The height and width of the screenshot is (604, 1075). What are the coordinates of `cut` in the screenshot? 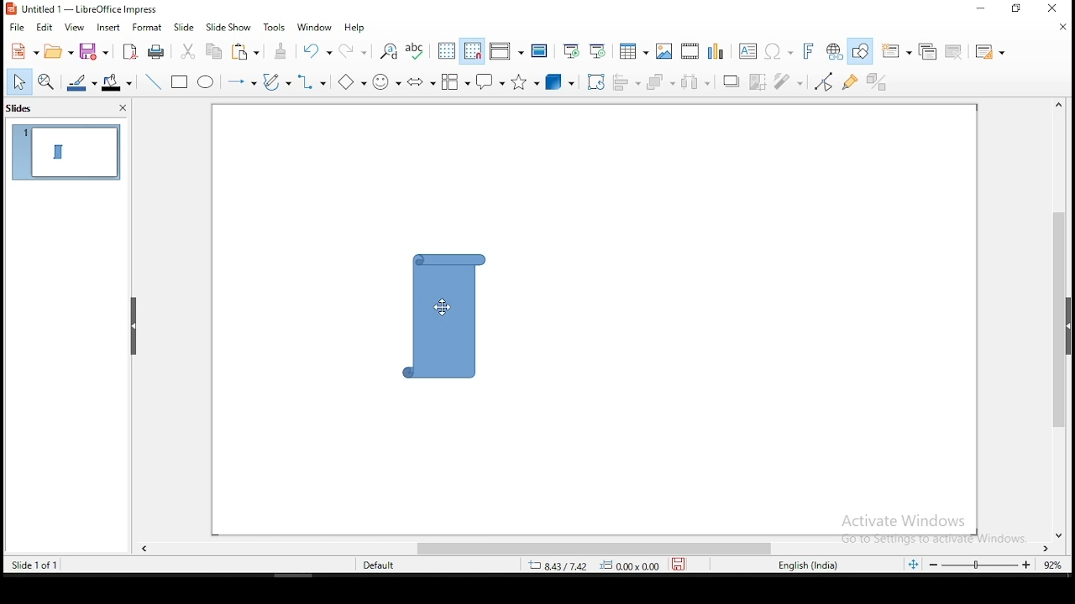 It's located at (188, 50).